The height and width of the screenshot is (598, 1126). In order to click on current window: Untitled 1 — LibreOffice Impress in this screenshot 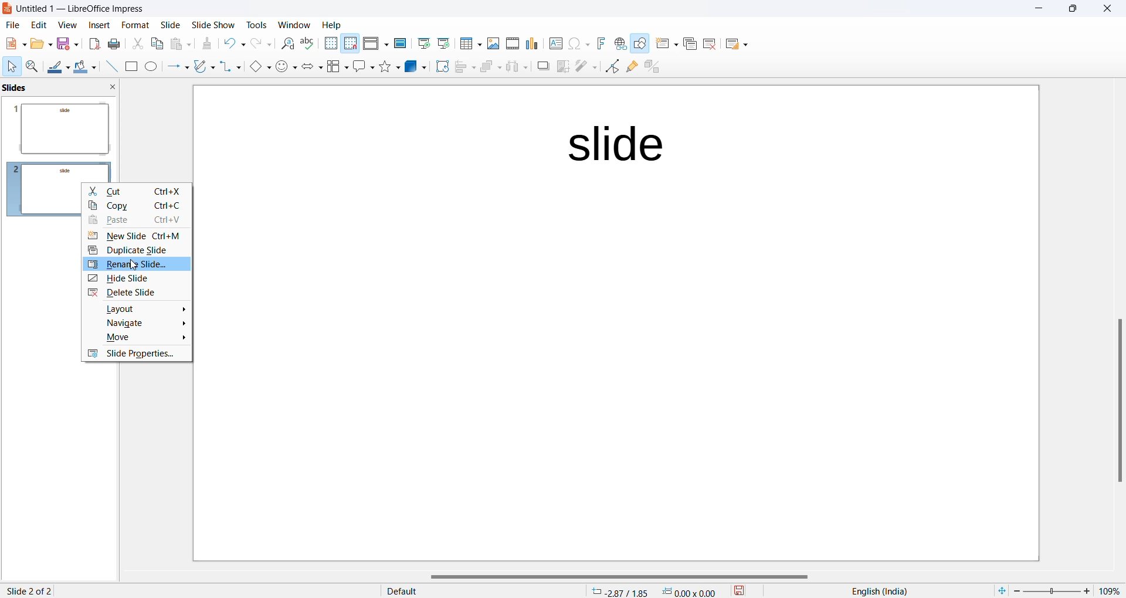, I will do `click(78, 9)`.